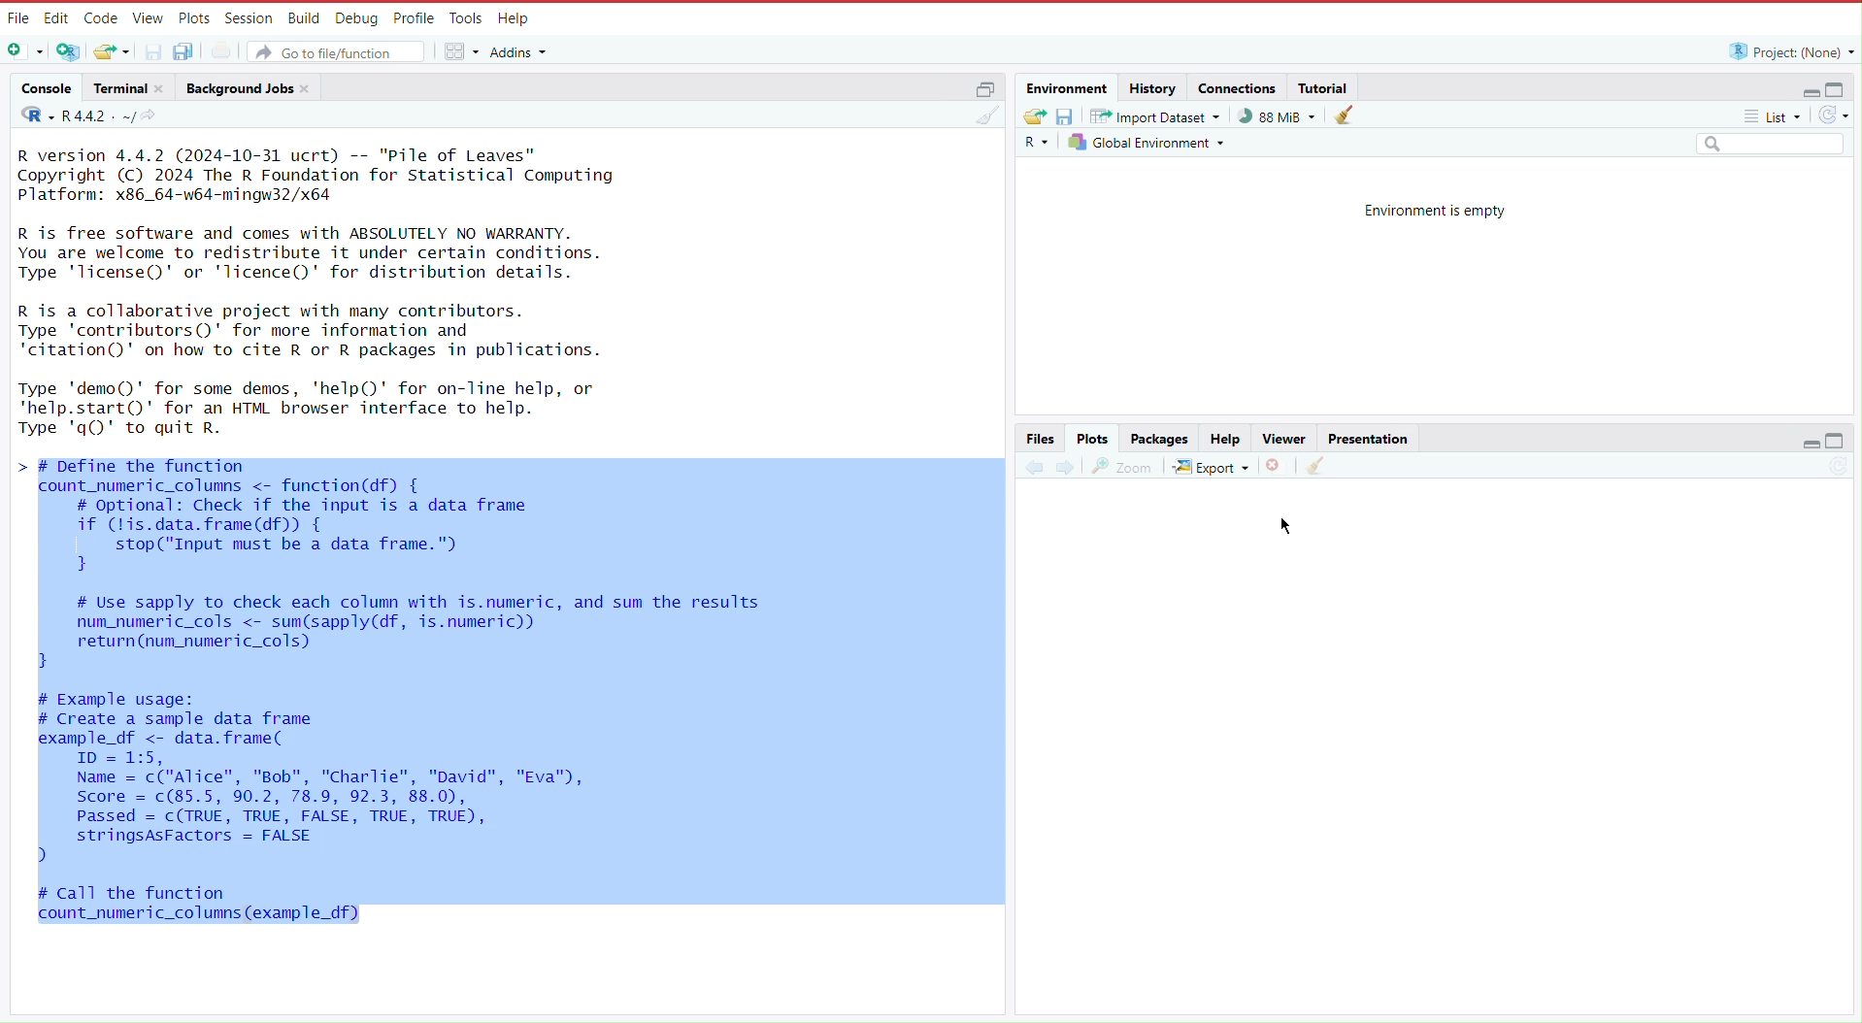  I want to click on Packages, so click(1161, 439).